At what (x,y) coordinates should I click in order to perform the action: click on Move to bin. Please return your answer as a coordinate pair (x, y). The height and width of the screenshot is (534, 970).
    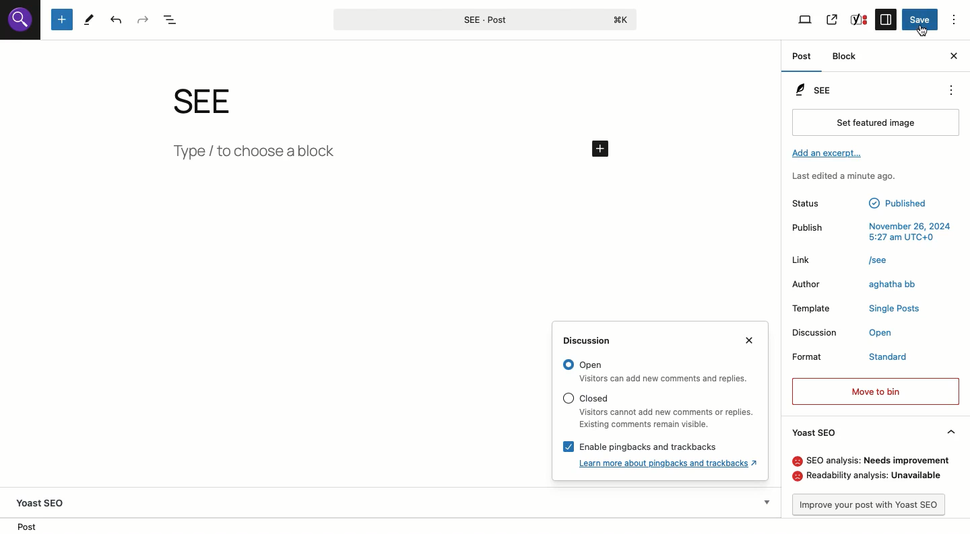
    Looking at the image, I should click on (876, 390).